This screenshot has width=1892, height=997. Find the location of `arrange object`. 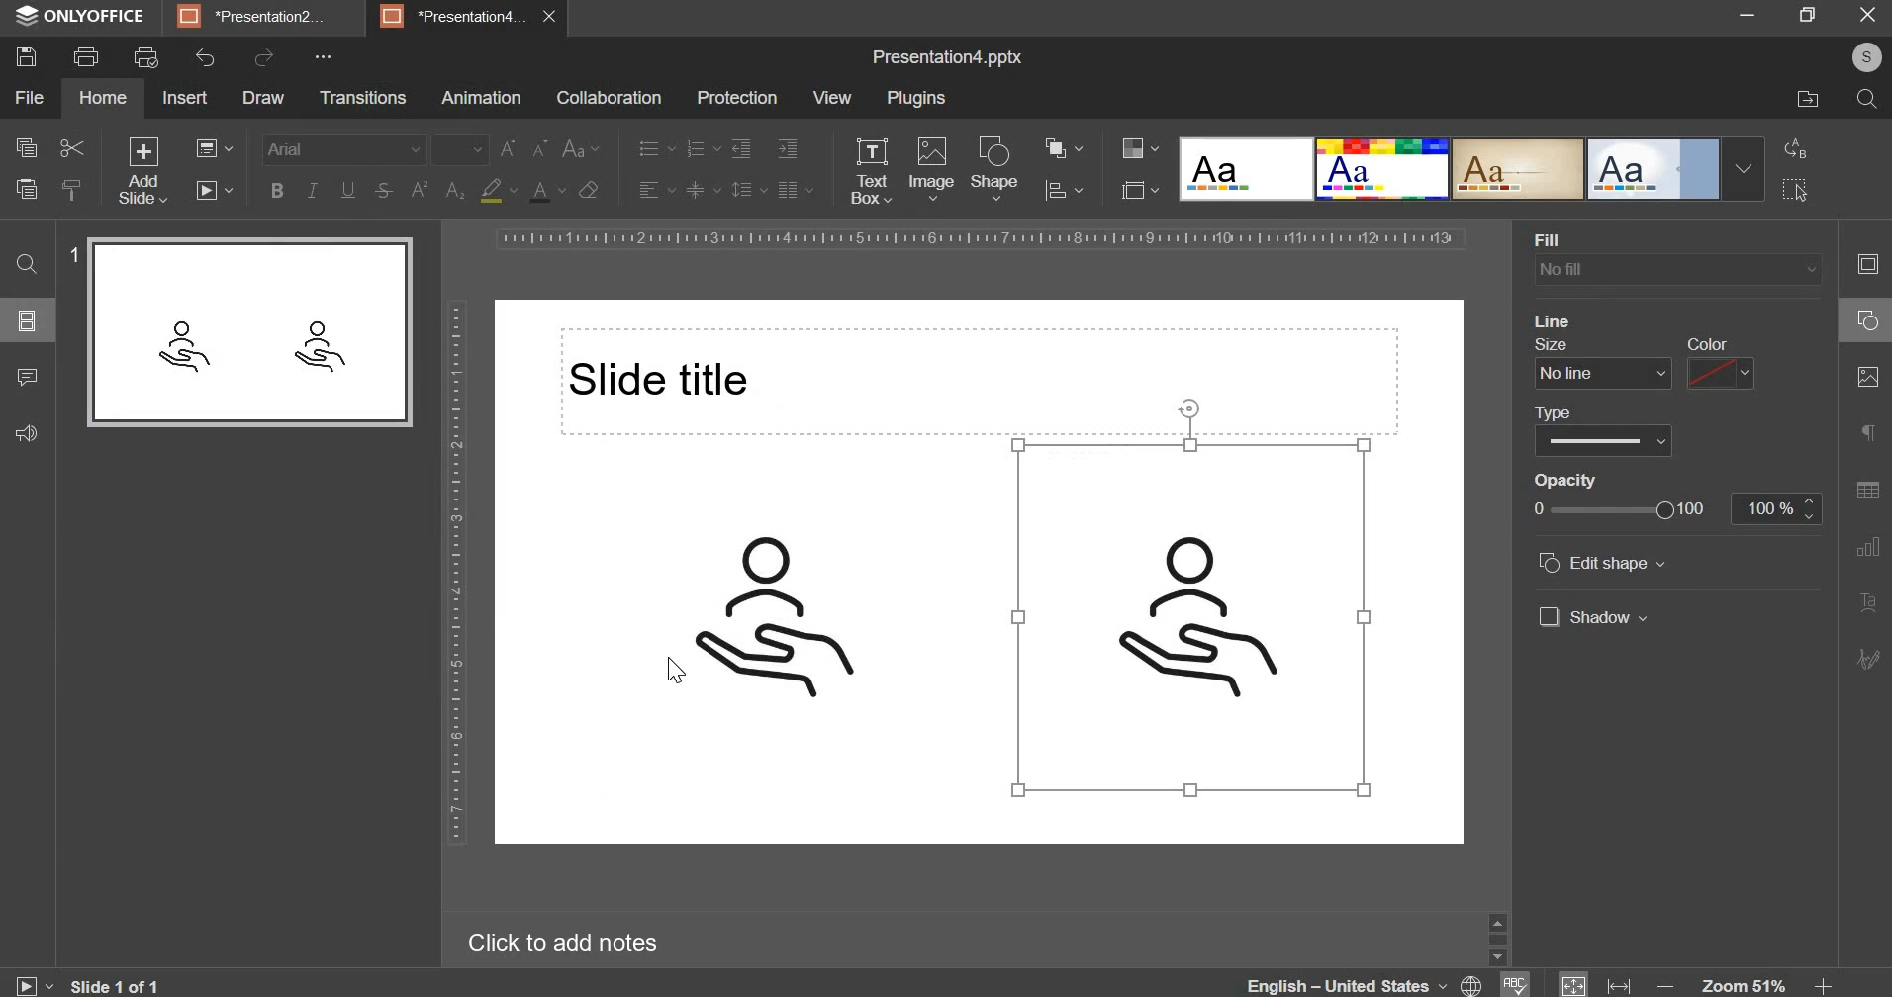

arrange object is located at coordinates (1060, 150).